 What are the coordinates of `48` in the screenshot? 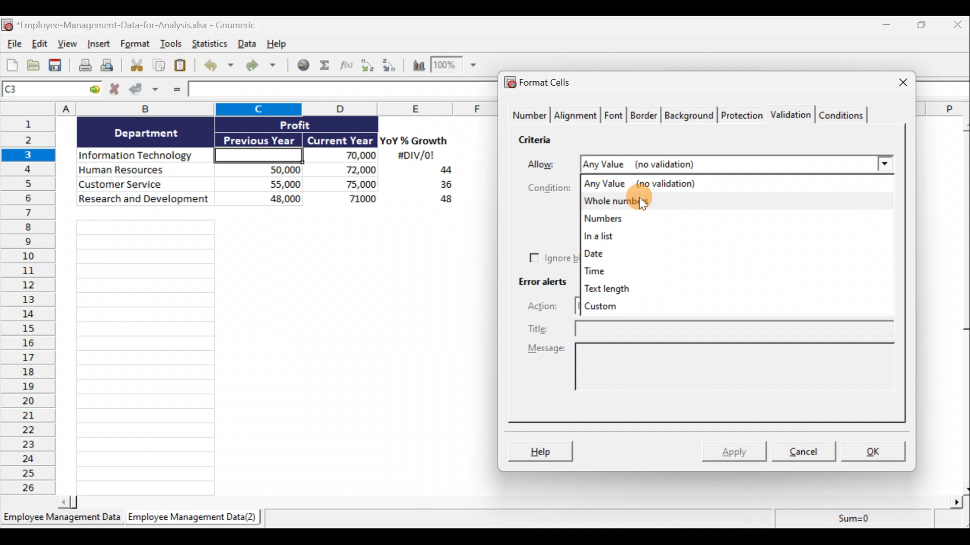 It's located at (441, 201).